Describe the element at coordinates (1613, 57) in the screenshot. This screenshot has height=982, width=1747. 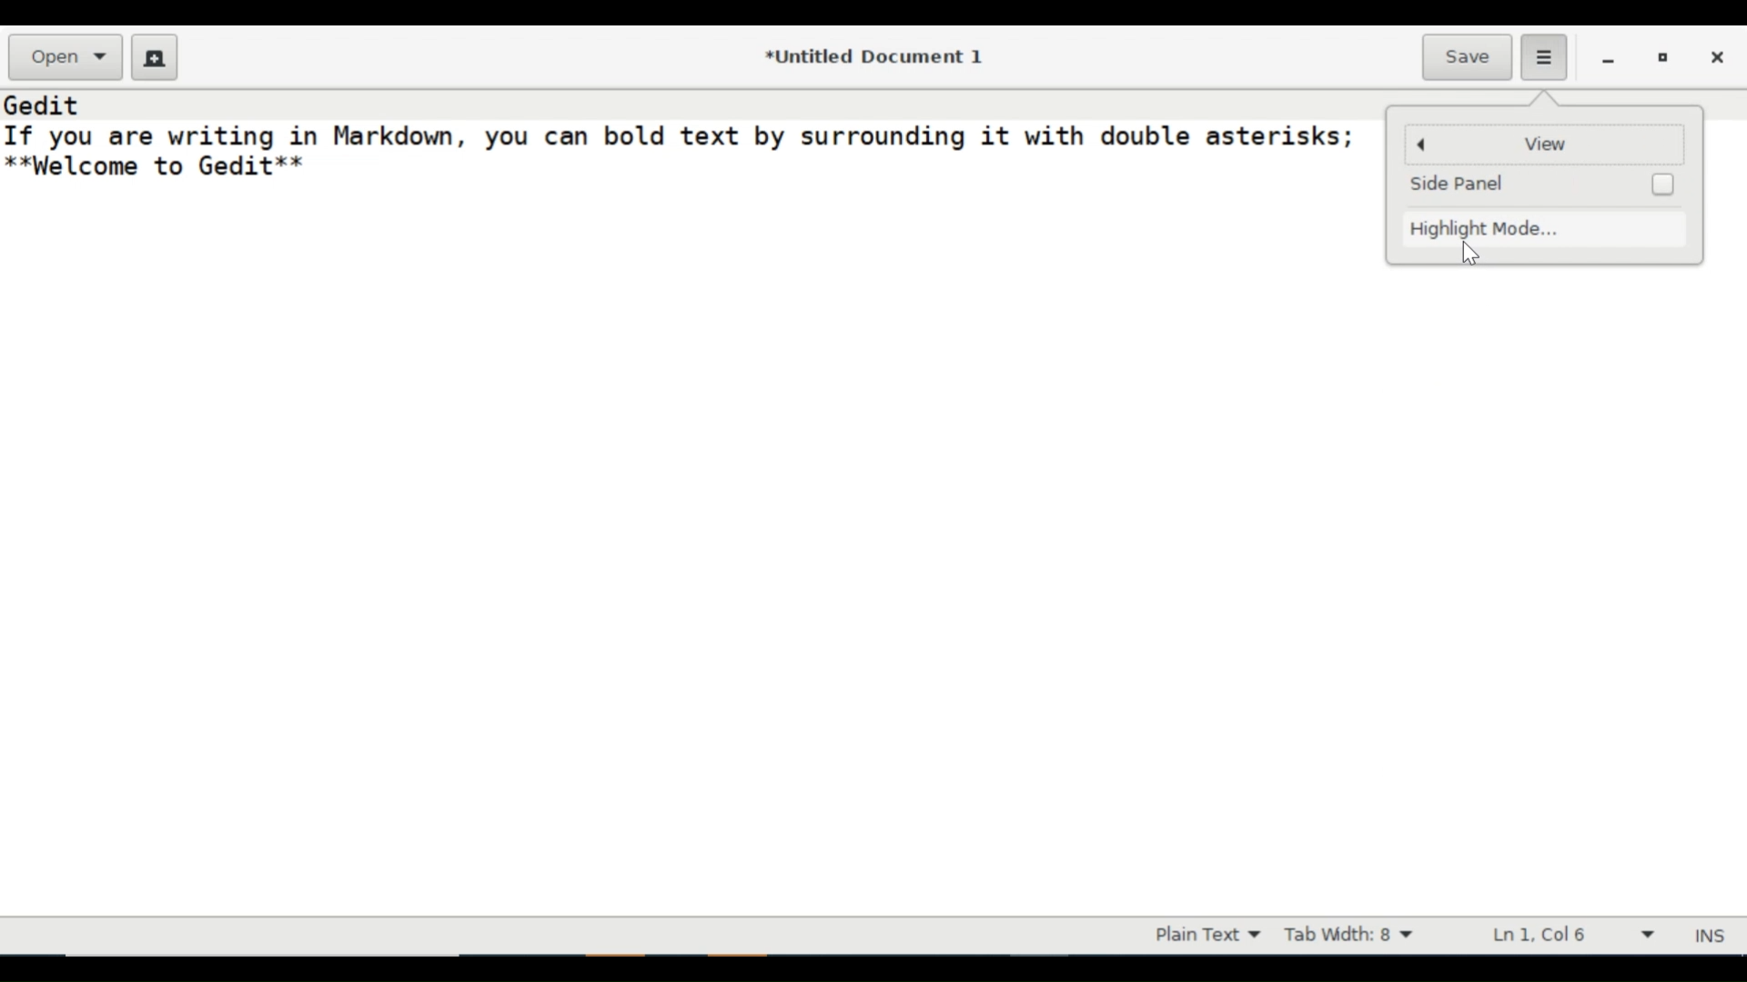
I see `minimize` at that location.